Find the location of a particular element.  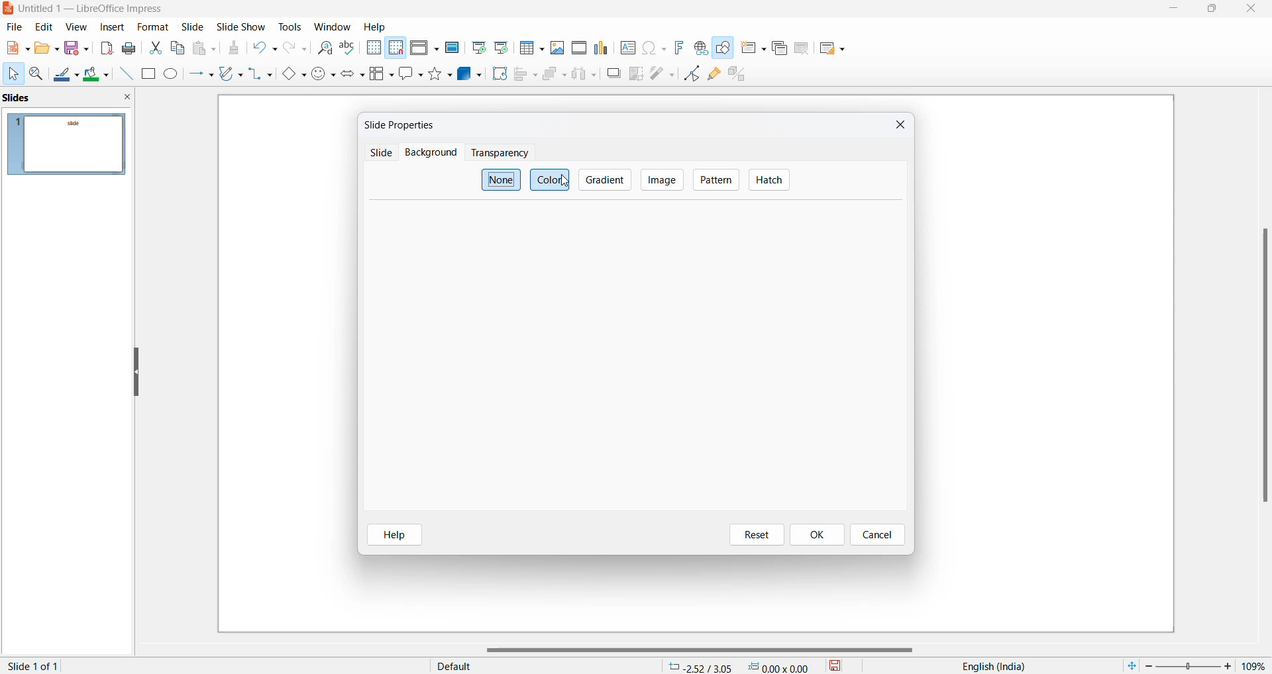

new slide is located at coordinates (753, 51).